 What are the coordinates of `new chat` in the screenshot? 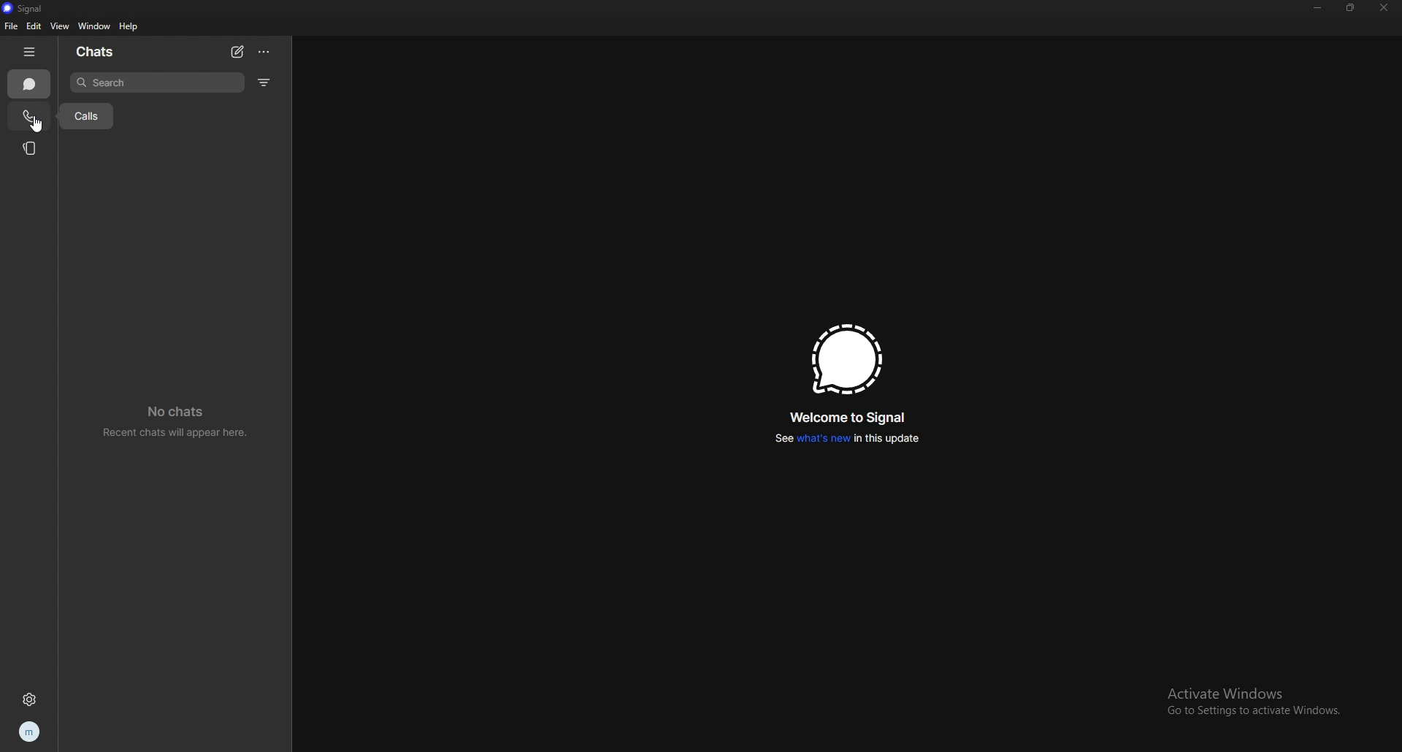 It's located at (237, 52).